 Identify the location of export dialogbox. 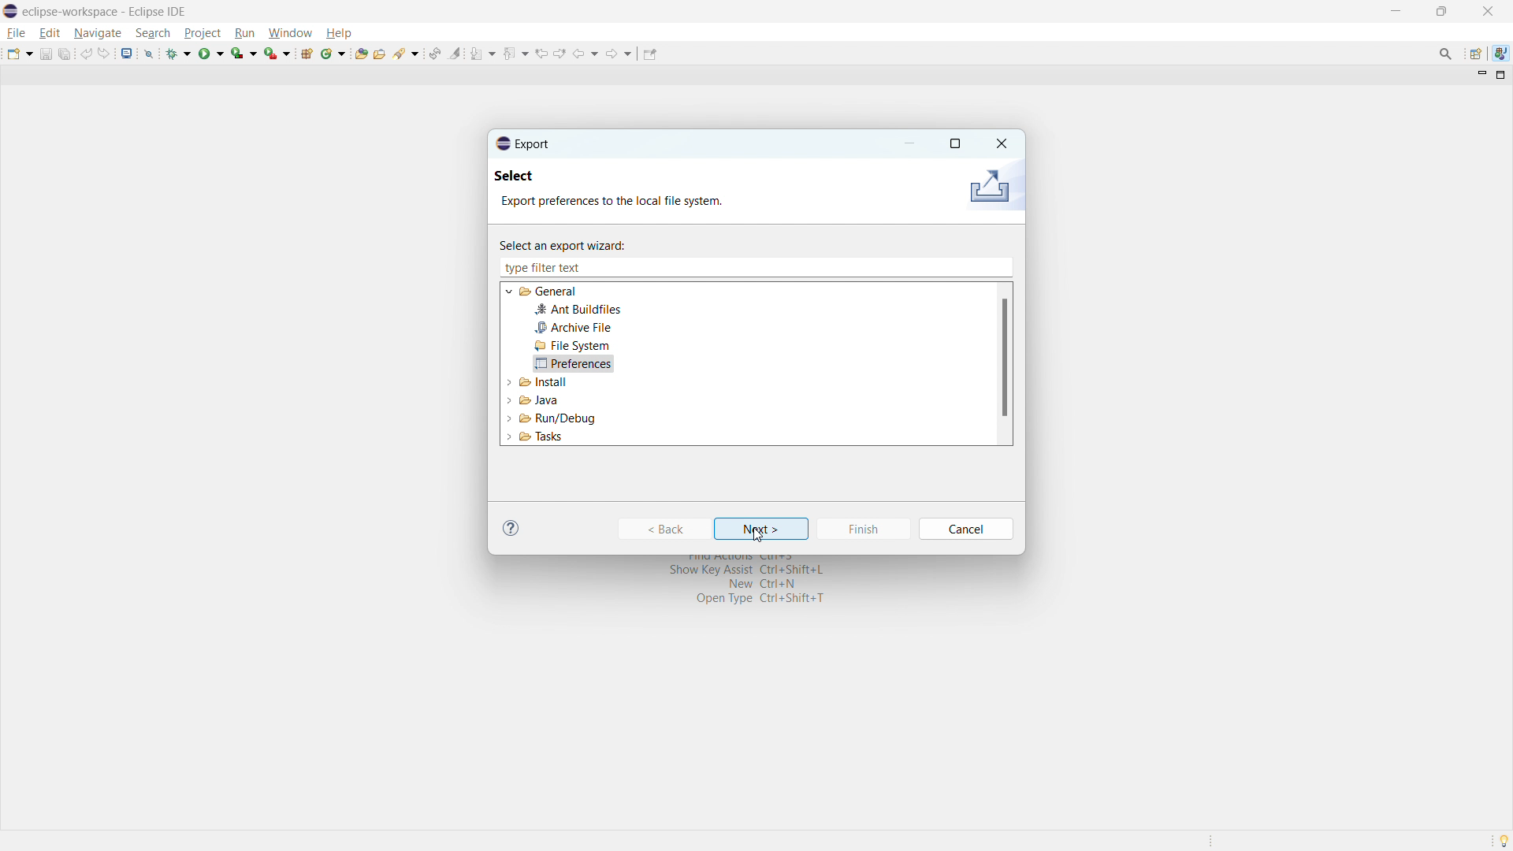
(523, 143).